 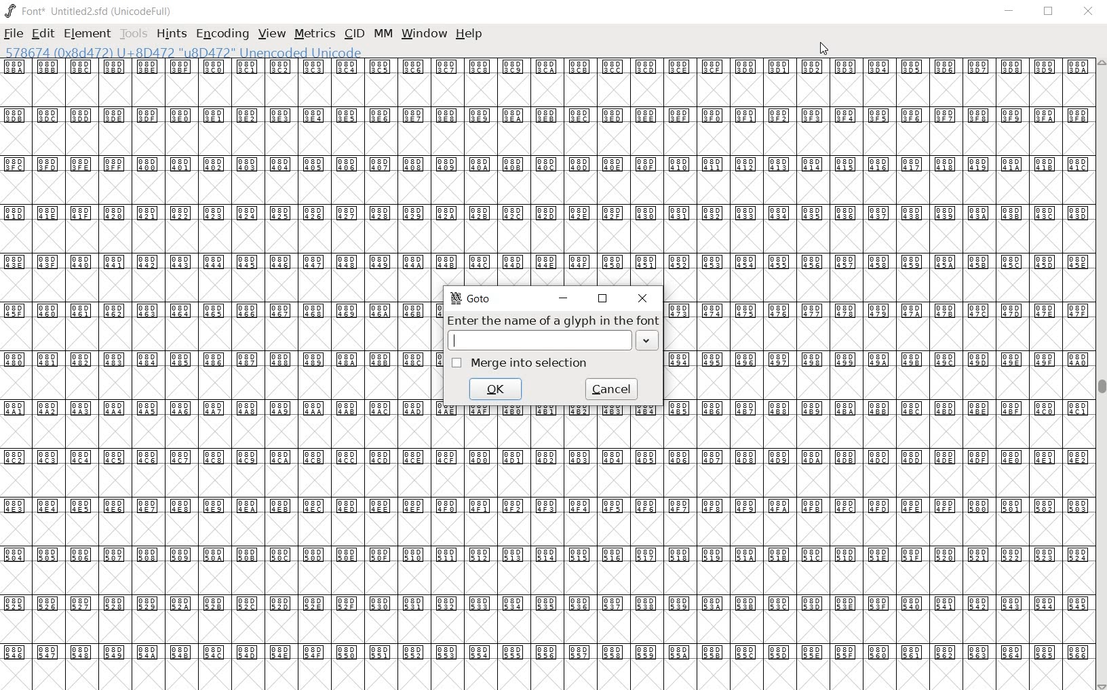 I want to click on encoding, so click(x=223, y=35).